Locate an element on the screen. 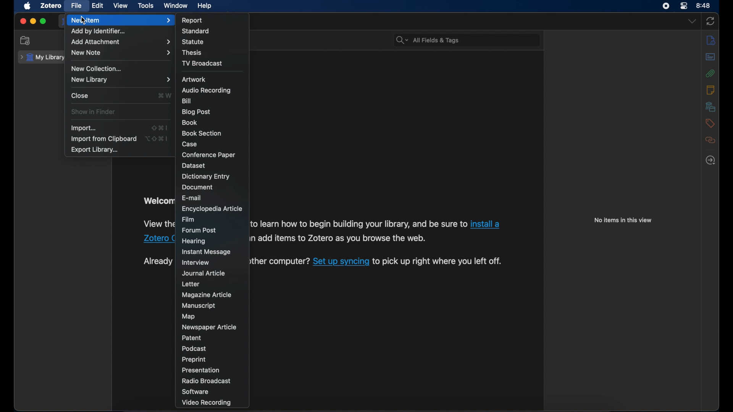 This screenshot has width=733, height=412. instant message is located at coordinates (206, 252).